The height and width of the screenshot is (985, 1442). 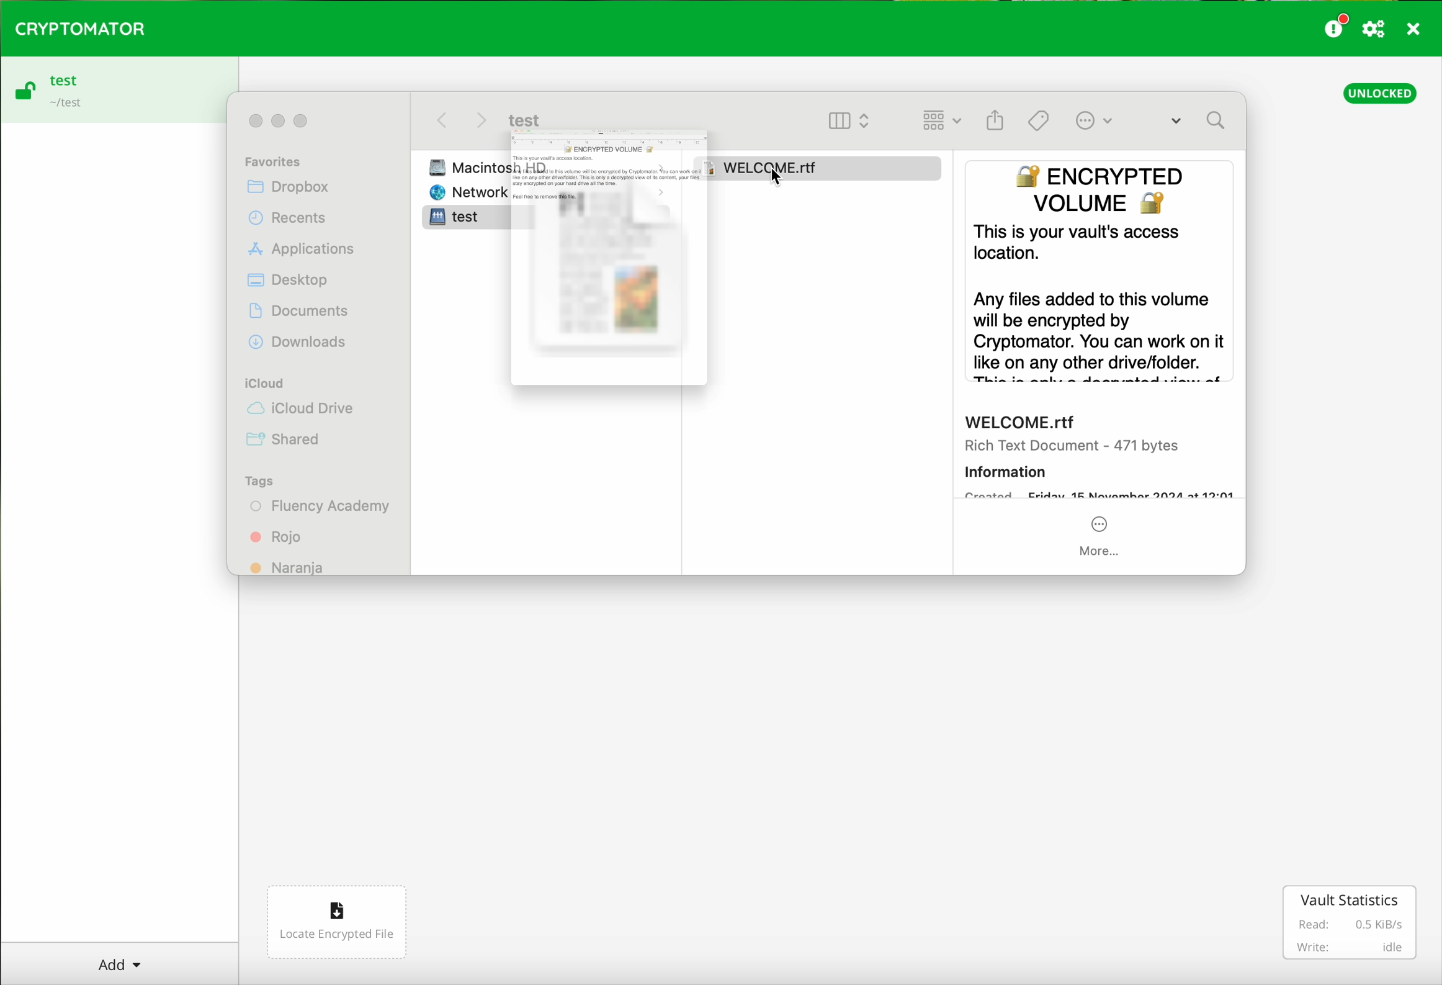 I want to click on Next, so click(x=481, y=120).